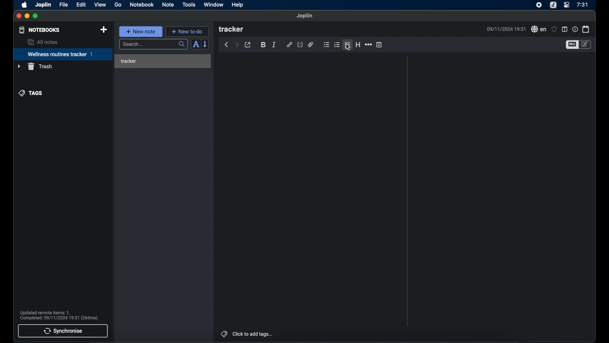  What do you see at coordinates (567, 5) in the screenshot?
I see `control center` at bounding box center [567, 5].